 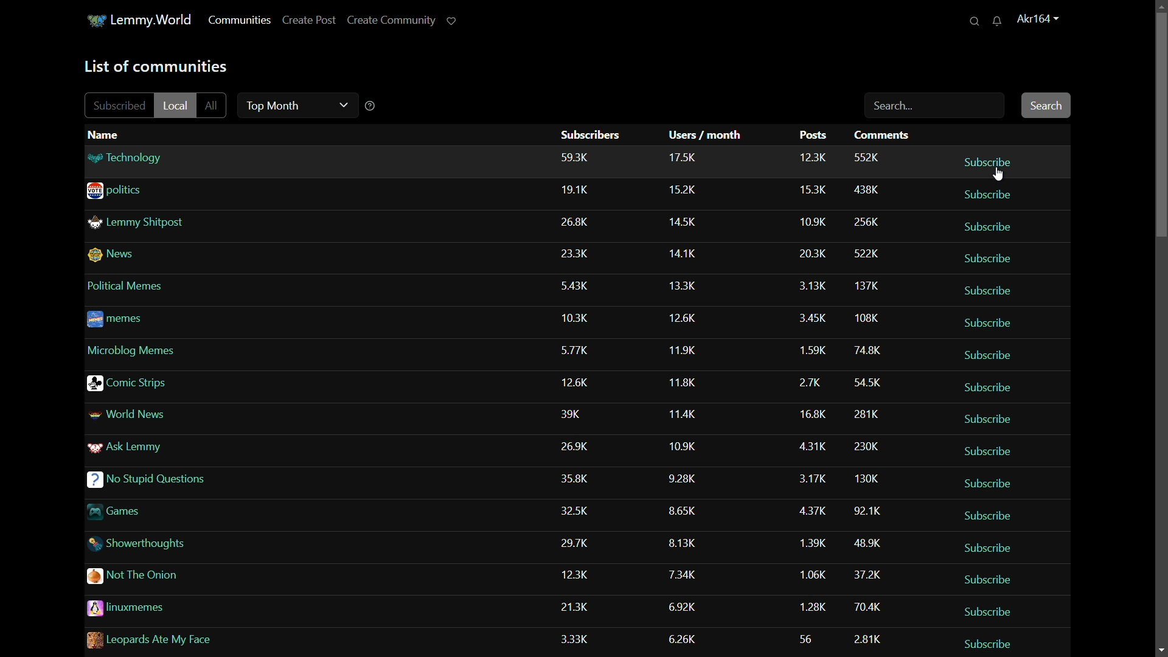 I want to click on subscribe/unsubscribe, so click(x=989, y=160).